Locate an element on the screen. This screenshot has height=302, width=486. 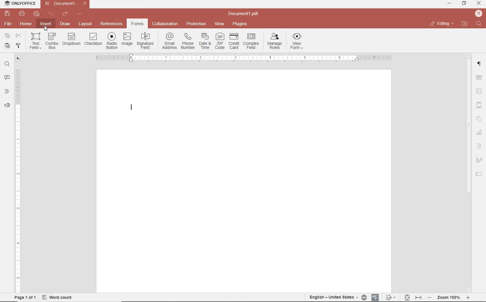
insert signature field is located at coordinates (146, 41).